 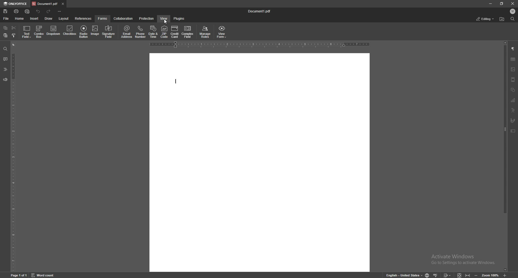 I want to click on find, so click(x=5, y=49).